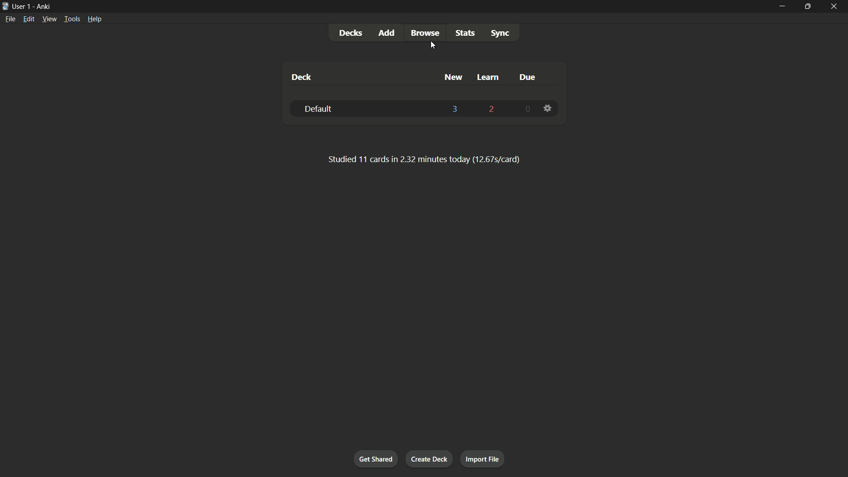  Describe the element at coordinates (10, 19) in the screenshot. I see `file menu` at that location.